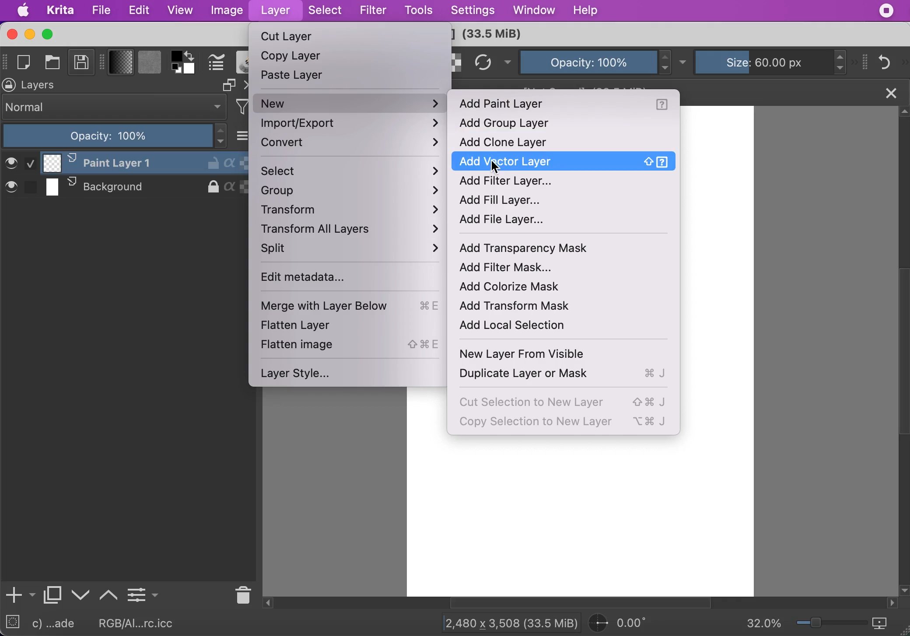 This screenshot has height=636, width=910. What do you see at coordinates (49, 34) in the screenshot?
I see `maximize` at bounding box center [49, 34].